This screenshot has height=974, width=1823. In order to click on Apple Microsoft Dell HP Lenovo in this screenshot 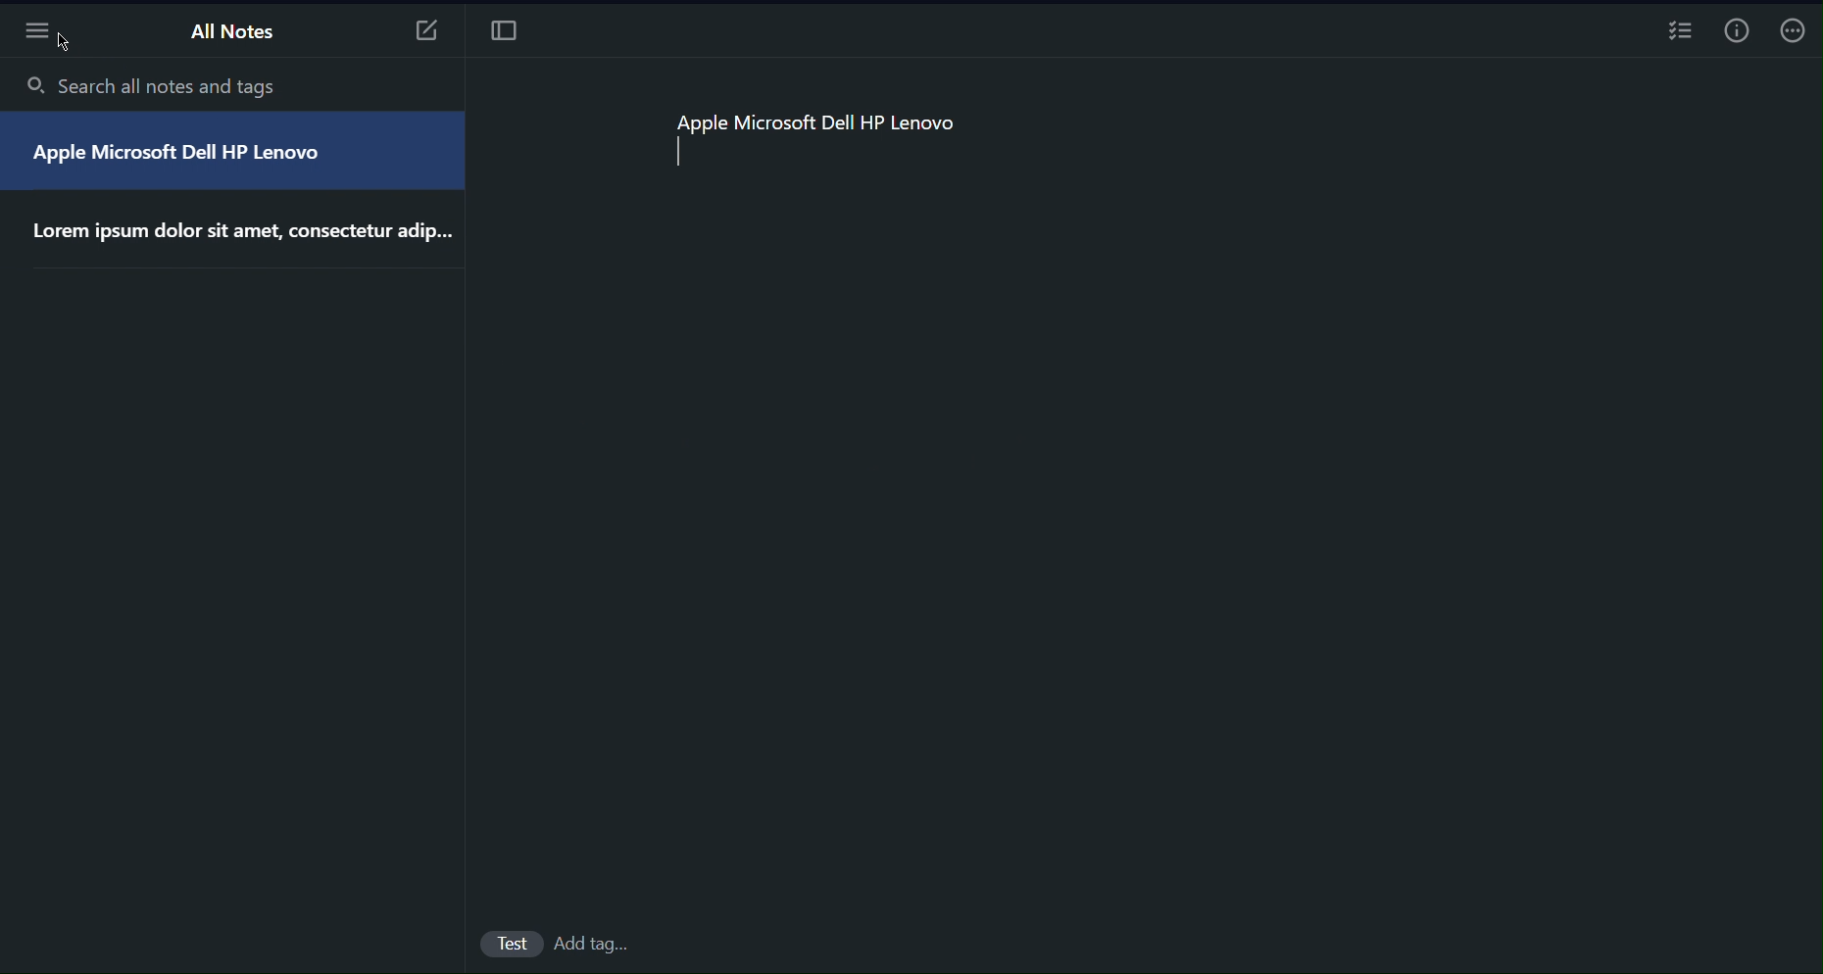, I will do `click(817, 119)`.